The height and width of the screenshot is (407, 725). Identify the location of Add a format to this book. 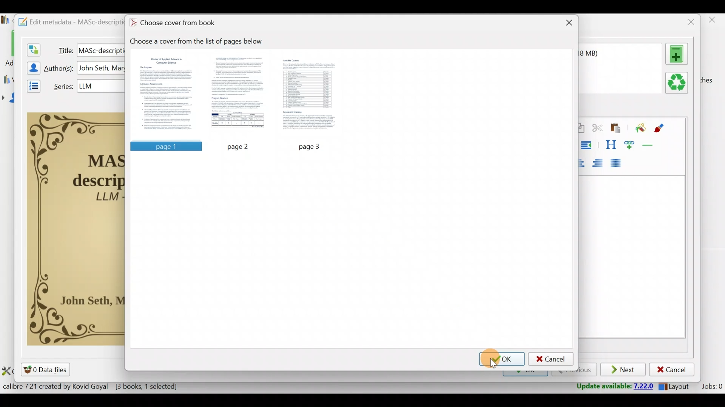
(678, 54).